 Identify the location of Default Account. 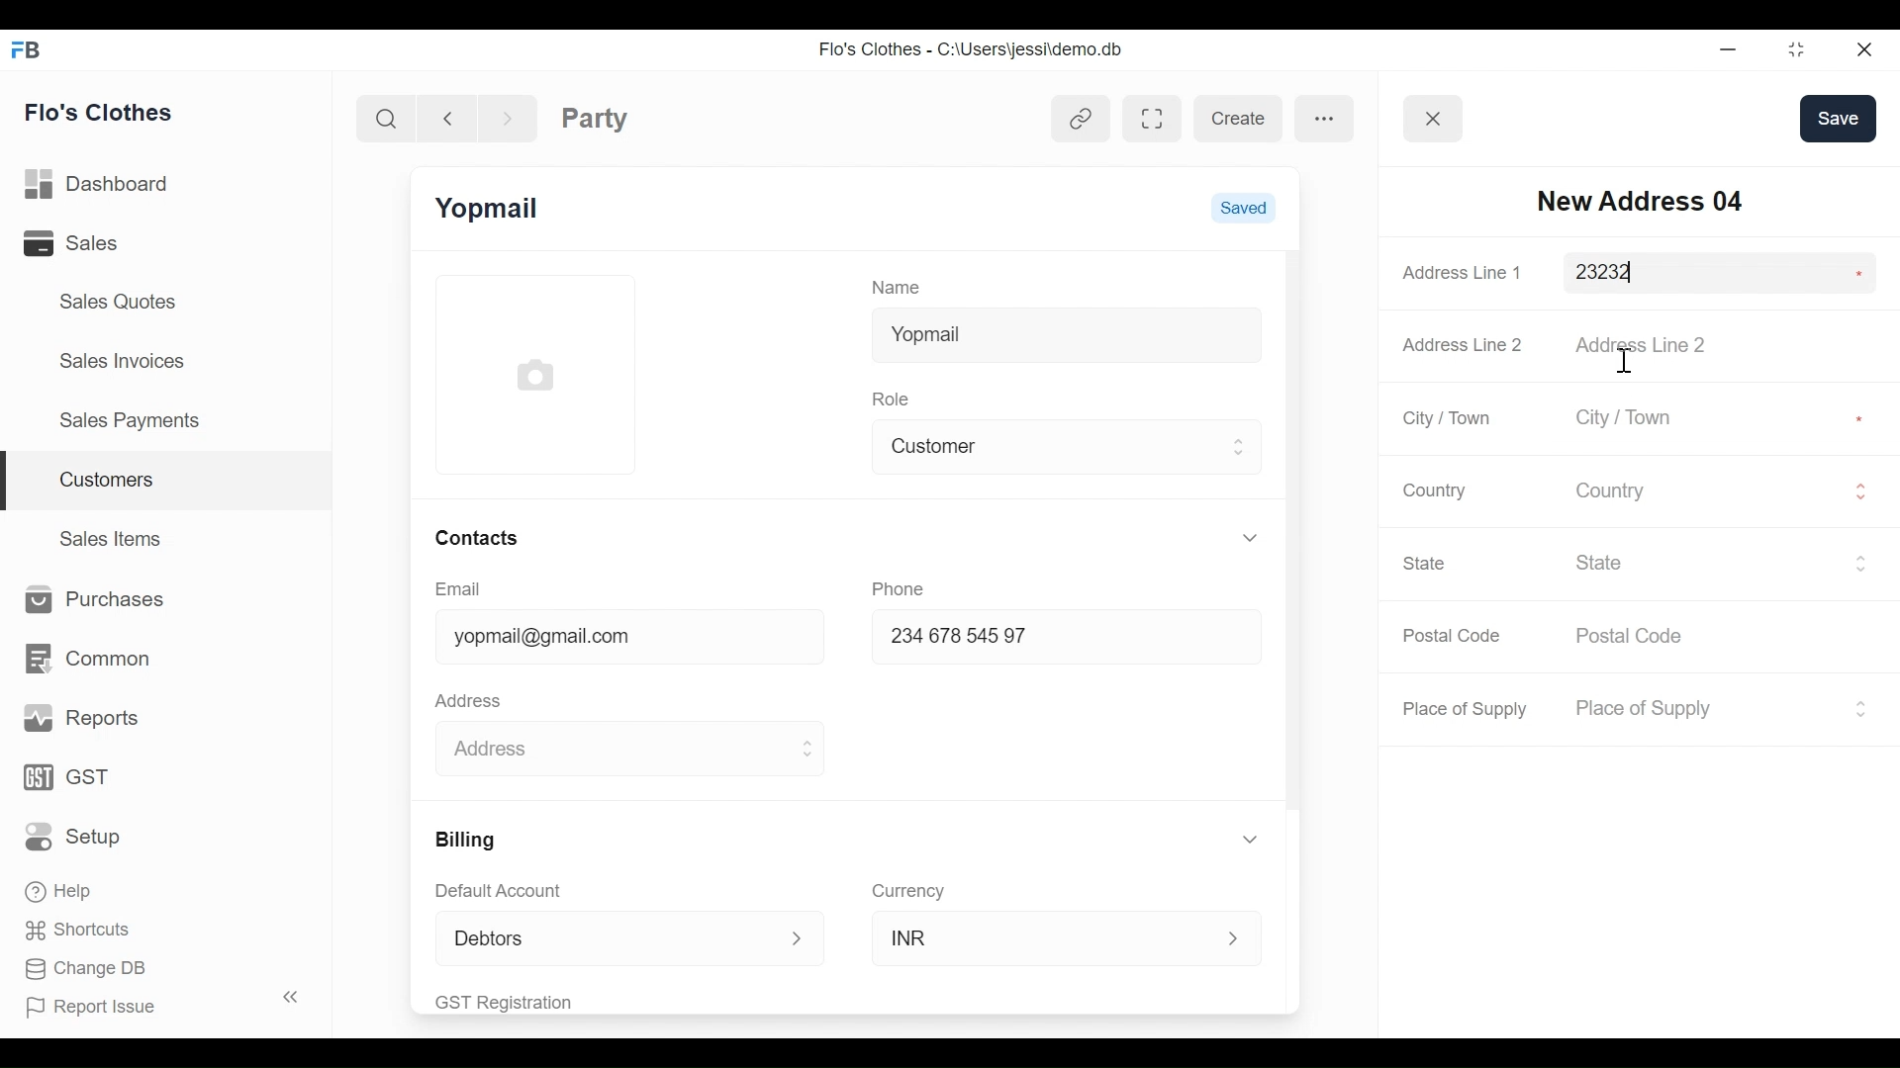
(512, 890).